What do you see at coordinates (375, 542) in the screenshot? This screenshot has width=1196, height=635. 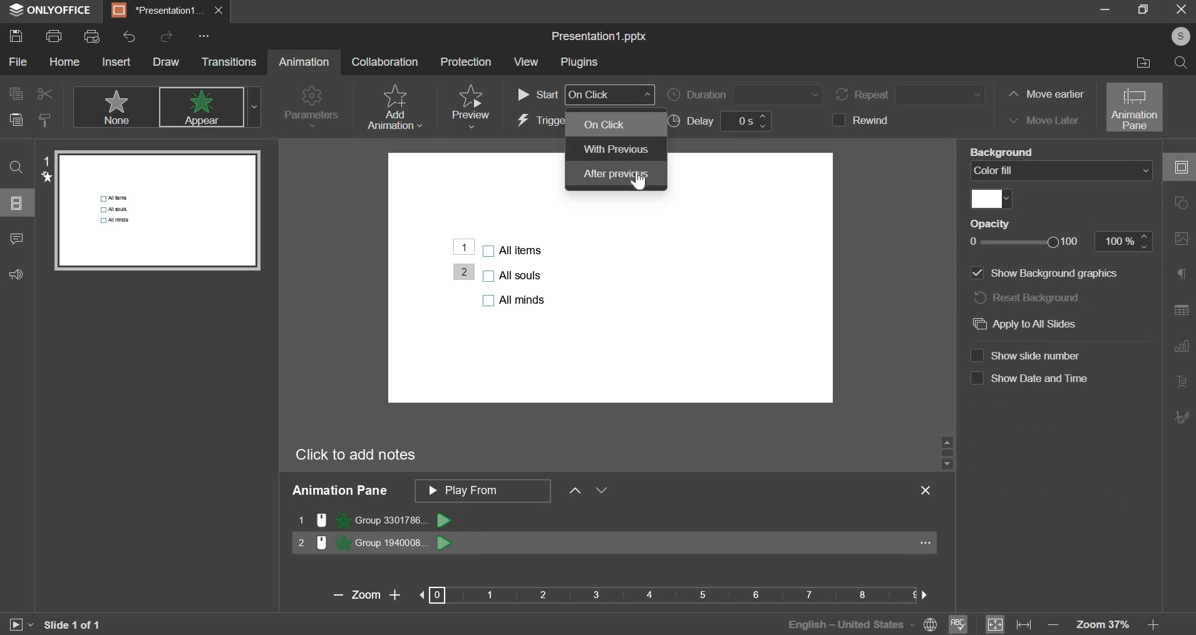 I see `animation 2` at bounding box center [375, 542].